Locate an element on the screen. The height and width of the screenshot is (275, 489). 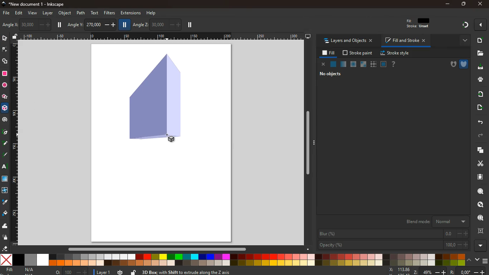
frame is located at coordinates (480, 231).